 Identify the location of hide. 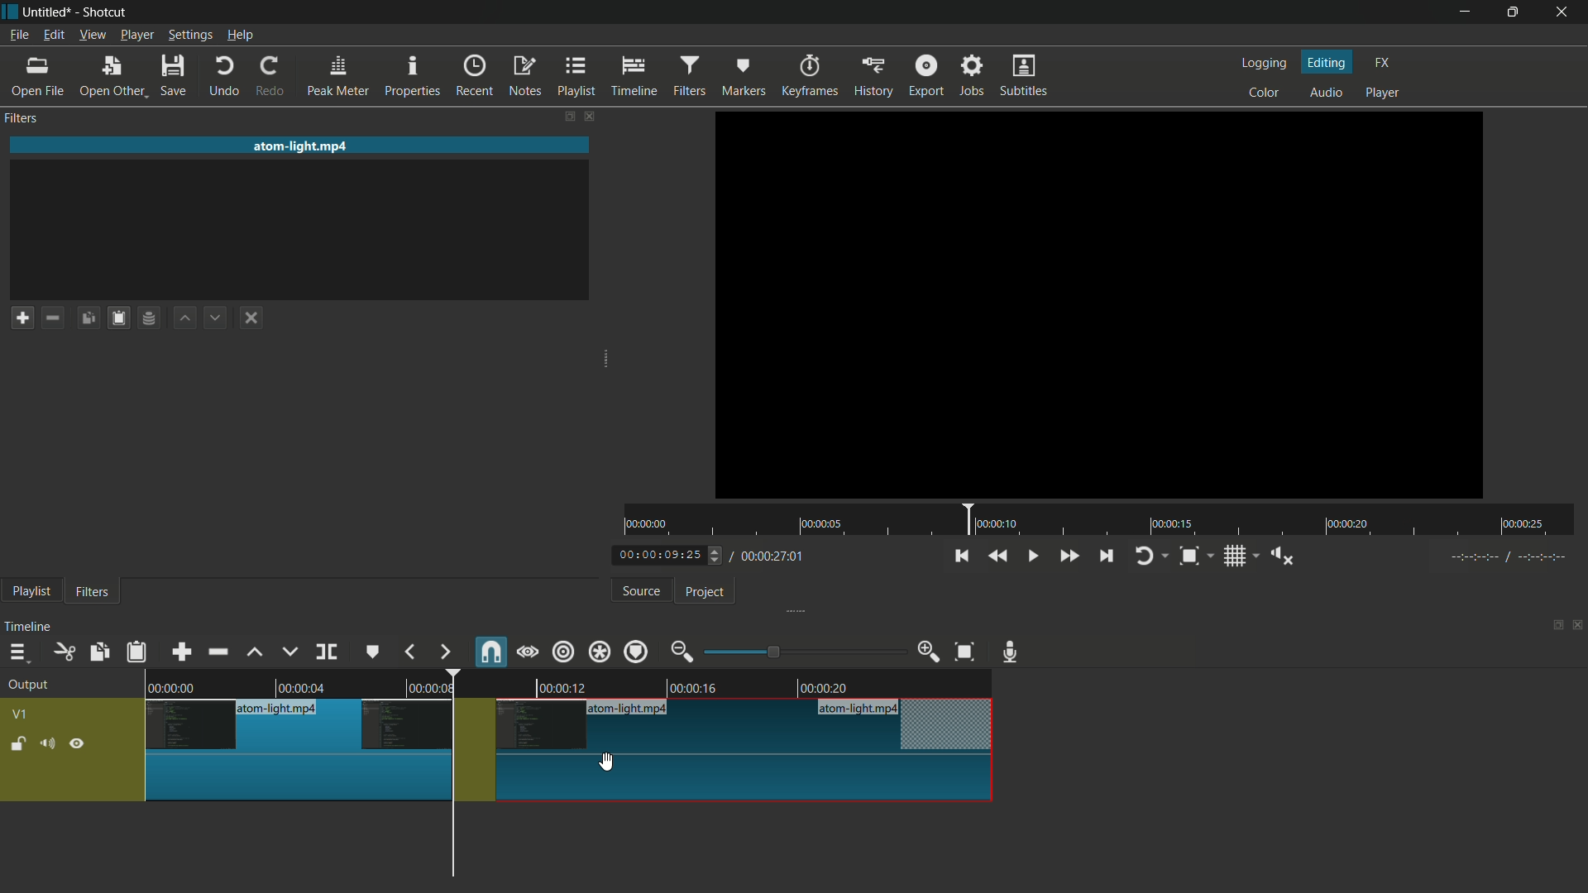
(79, 743).